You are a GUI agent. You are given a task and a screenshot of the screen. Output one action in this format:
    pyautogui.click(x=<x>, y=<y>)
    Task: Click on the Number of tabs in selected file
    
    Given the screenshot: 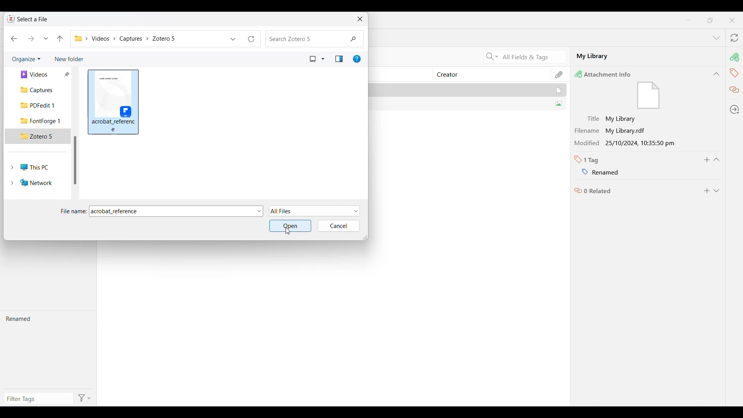 What is the action you would take?
    pyautogui.click(x=589, y=160)
    